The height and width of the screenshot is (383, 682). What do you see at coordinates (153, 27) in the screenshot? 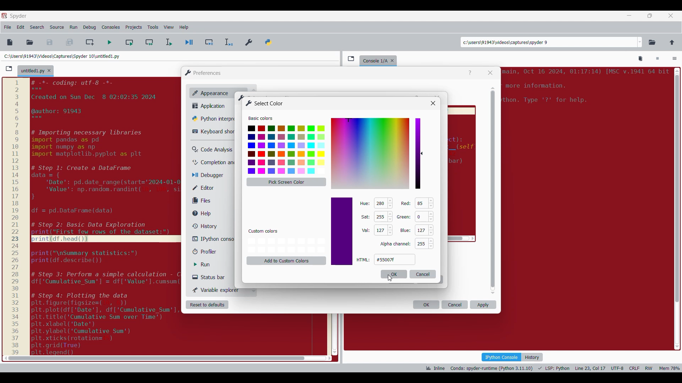
I see `Tools menu` at bounding box center [153, 27].